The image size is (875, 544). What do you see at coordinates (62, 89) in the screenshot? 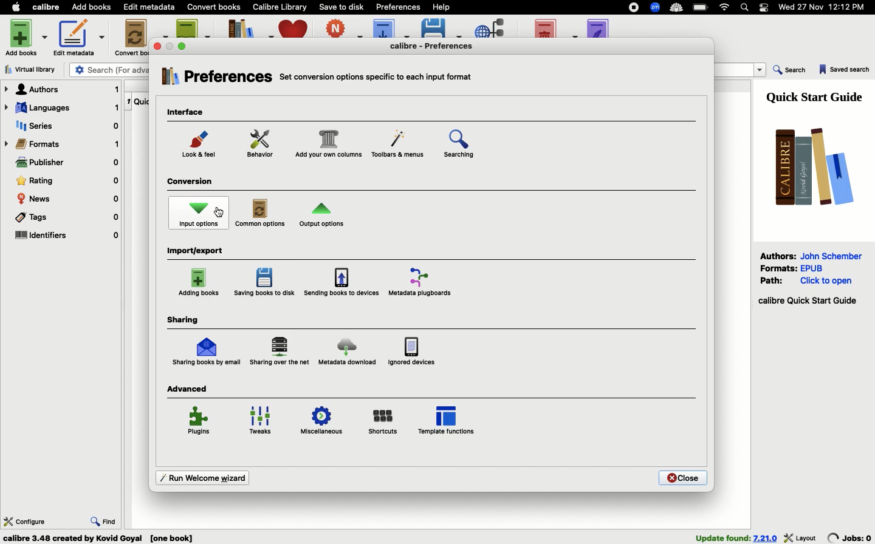
I see `Authors` at bounding box center [62, 89].